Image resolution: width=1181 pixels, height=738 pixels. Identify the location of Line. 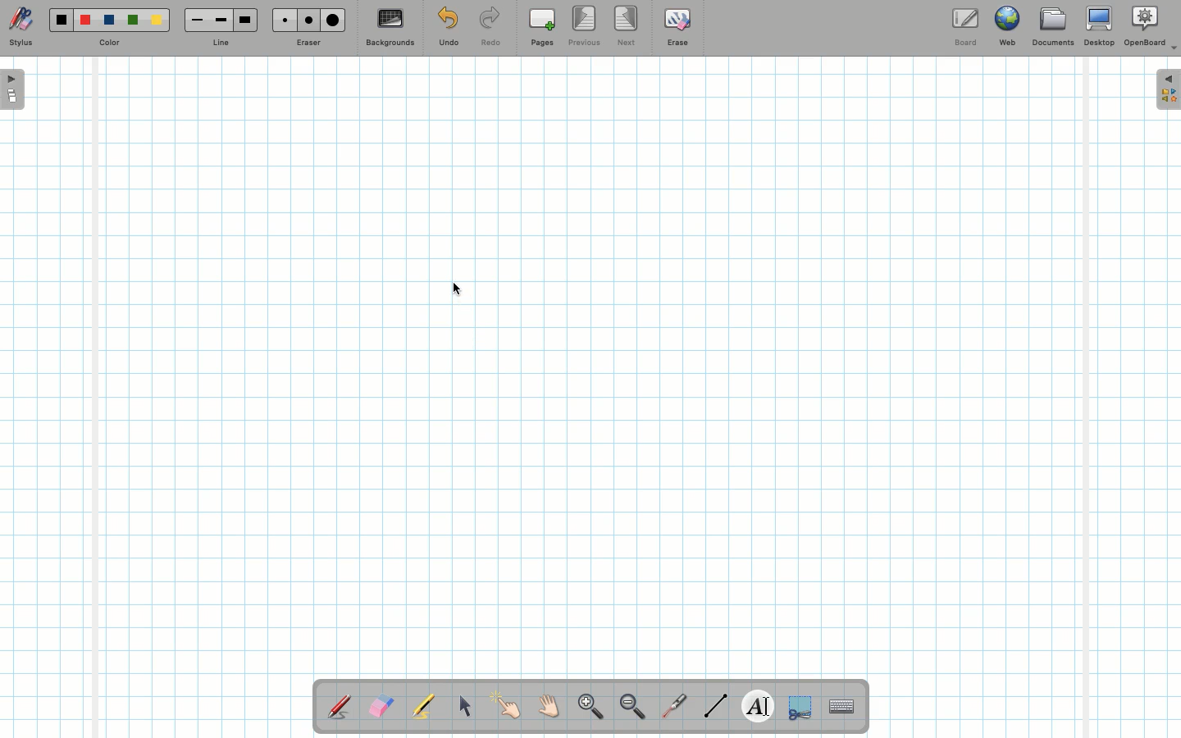
(221, 43).